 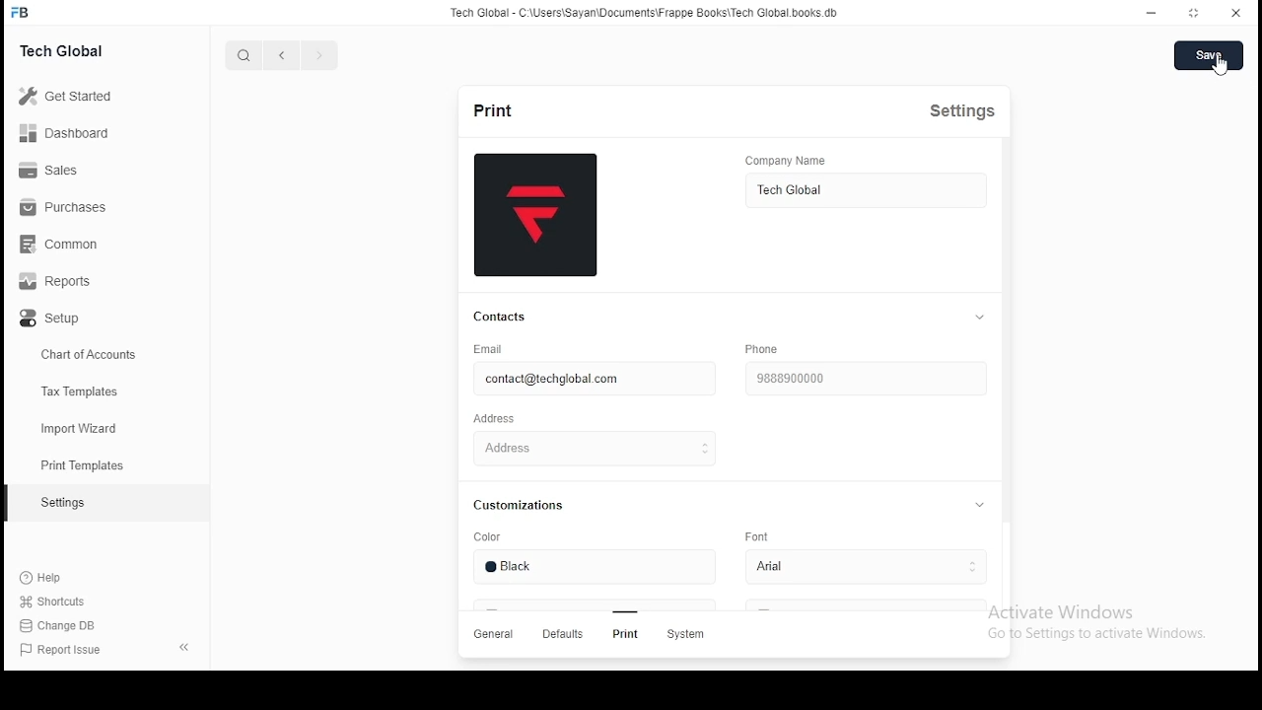 I want to click on hide sidebar, so click(x=184, y=647).